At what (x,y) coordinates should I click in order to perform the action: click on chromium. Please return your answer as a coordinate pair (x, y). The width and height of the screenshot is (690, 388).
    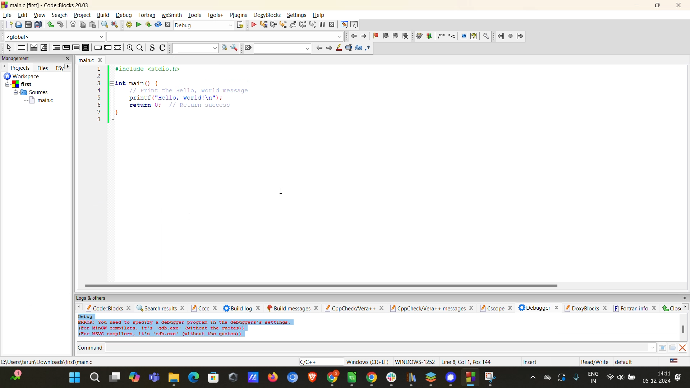
    Looking at the image, I should click on (290, 378).